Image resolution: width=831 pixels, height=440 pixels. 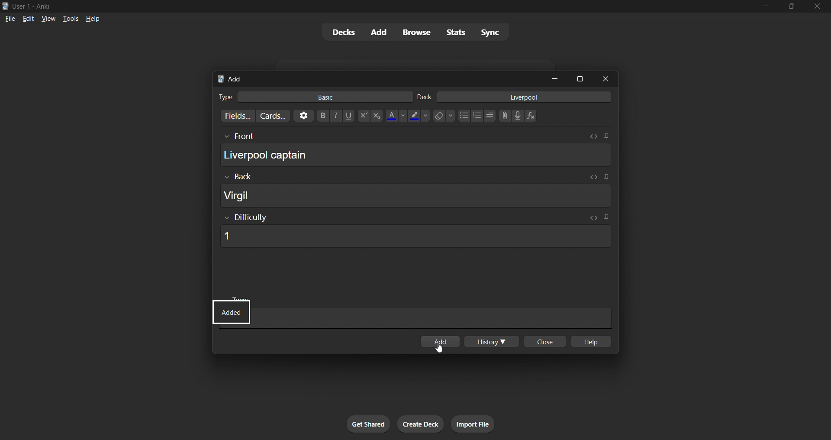 I want to click on Text, so click(x=424, y=97).